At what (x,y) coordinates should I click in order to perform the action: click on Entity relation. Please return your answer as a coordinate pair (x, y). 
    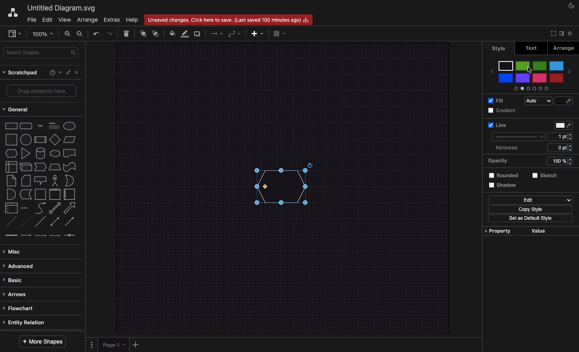
    Looking at the image, I should click on (28, 323).